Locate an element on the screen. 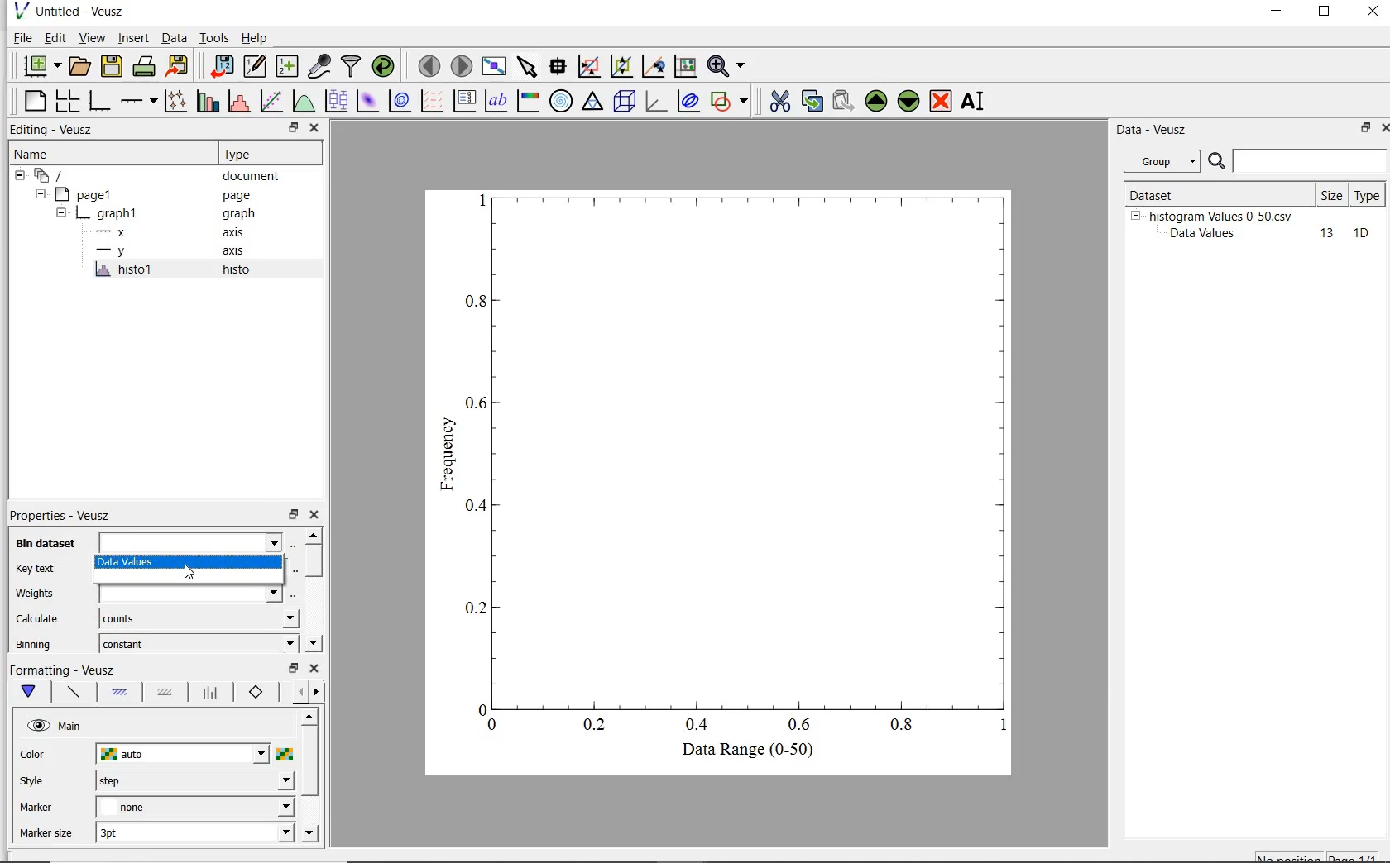 The width and height of the screenshot is (1390, 863). plot covariance ellipse is located at coordinates (688, 103).